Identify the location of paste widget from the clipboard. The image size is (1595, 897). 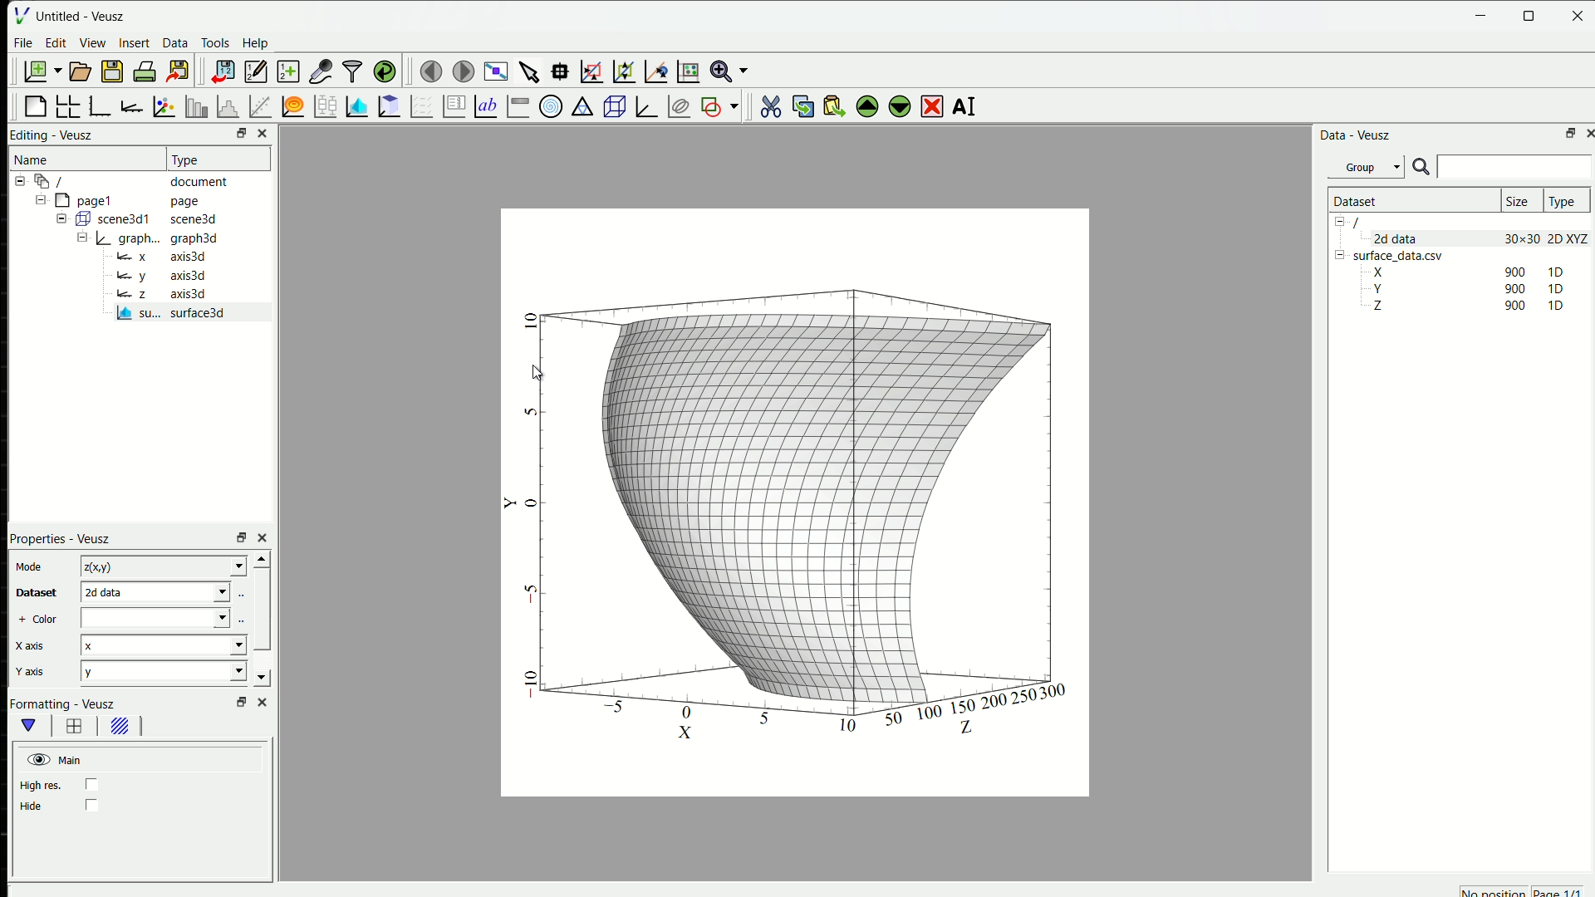
(837, 105).